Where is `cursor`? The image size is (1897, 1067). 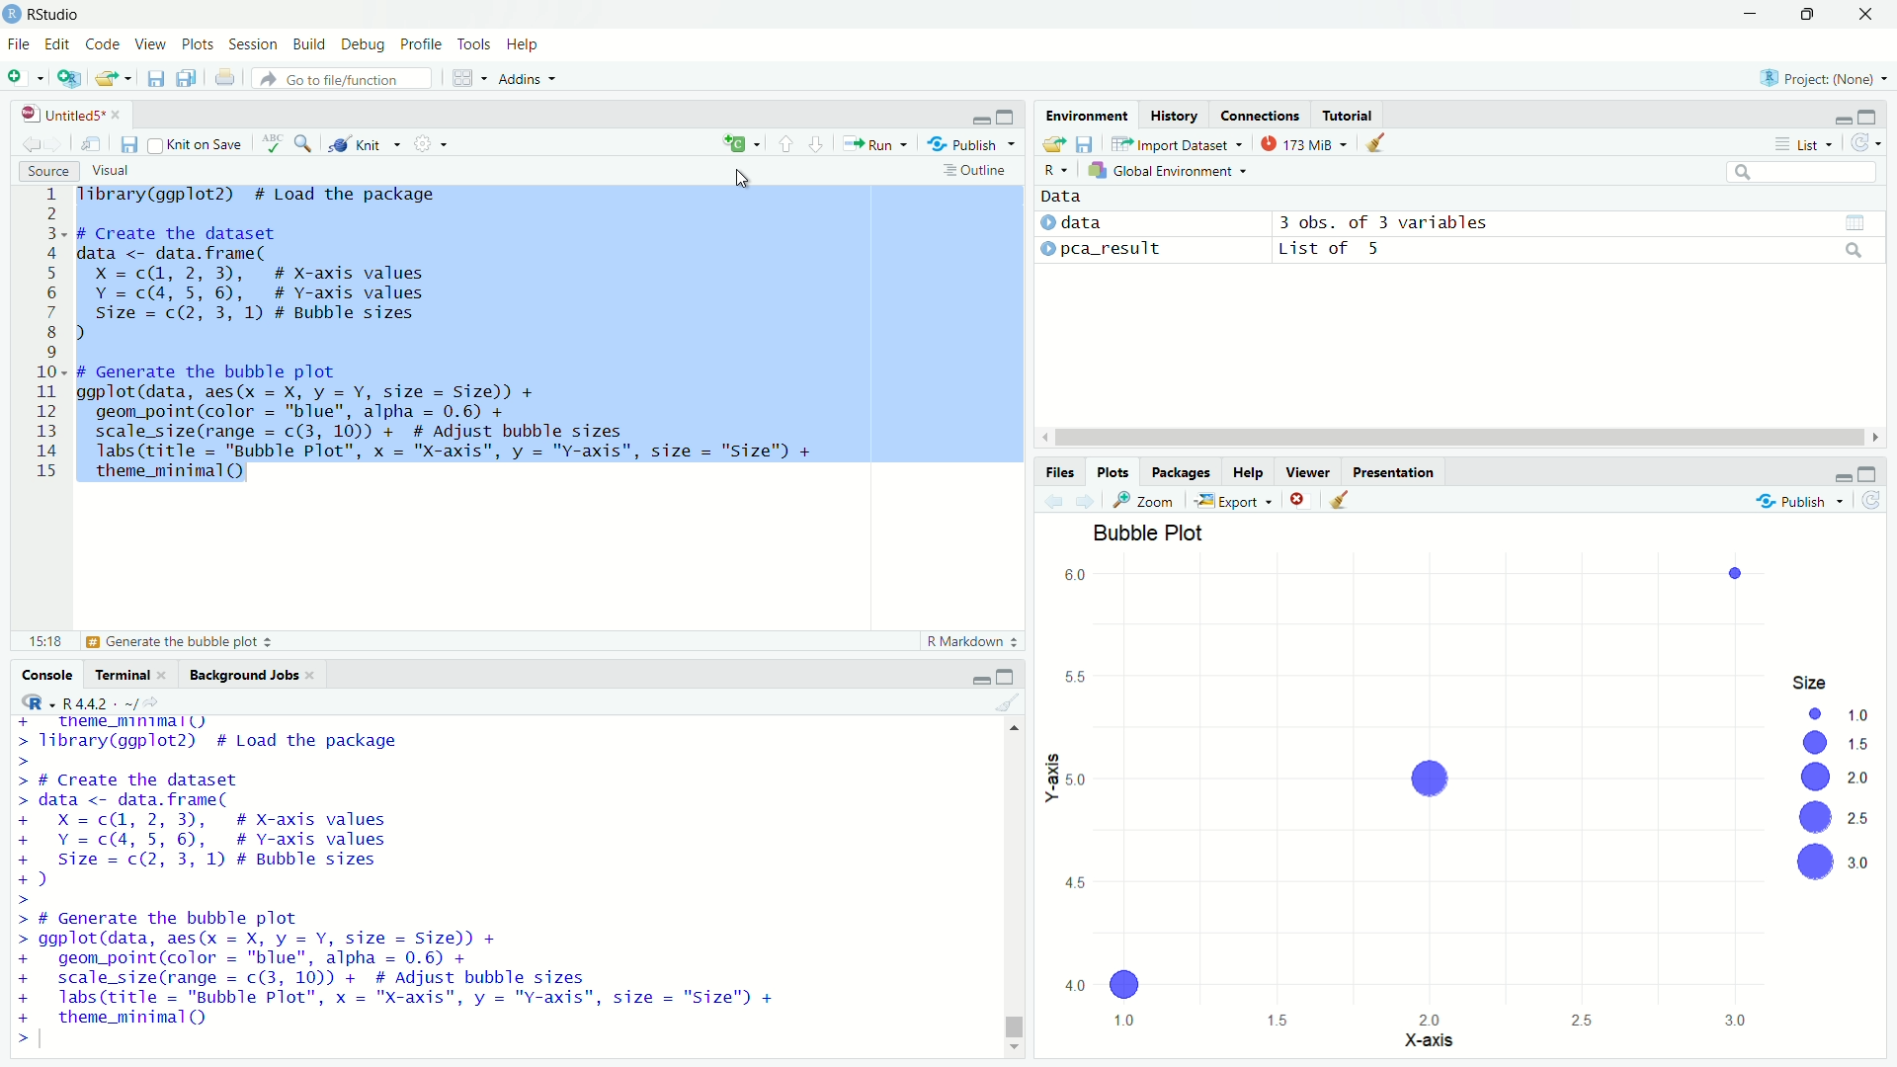
cursor is located at coordinates (738, 178).